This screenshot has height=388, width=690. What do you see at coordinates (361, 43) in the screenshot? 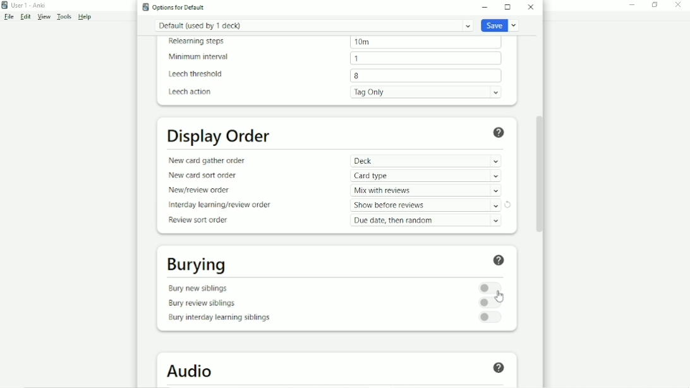
I see `10m` at bounding box center [361, 43].